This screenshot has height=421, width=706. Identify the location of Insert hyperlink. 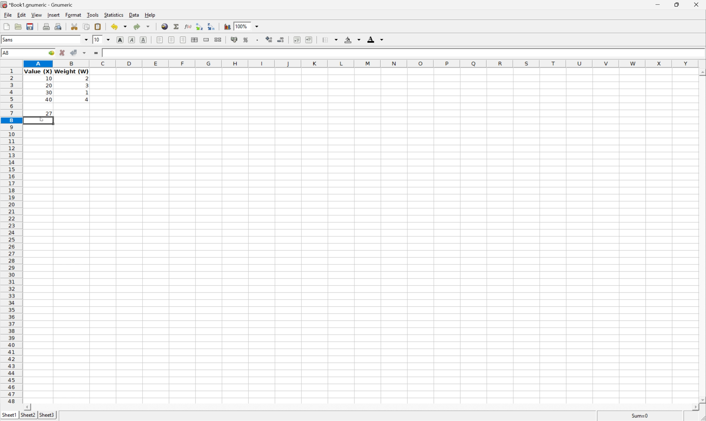
(165, 26).